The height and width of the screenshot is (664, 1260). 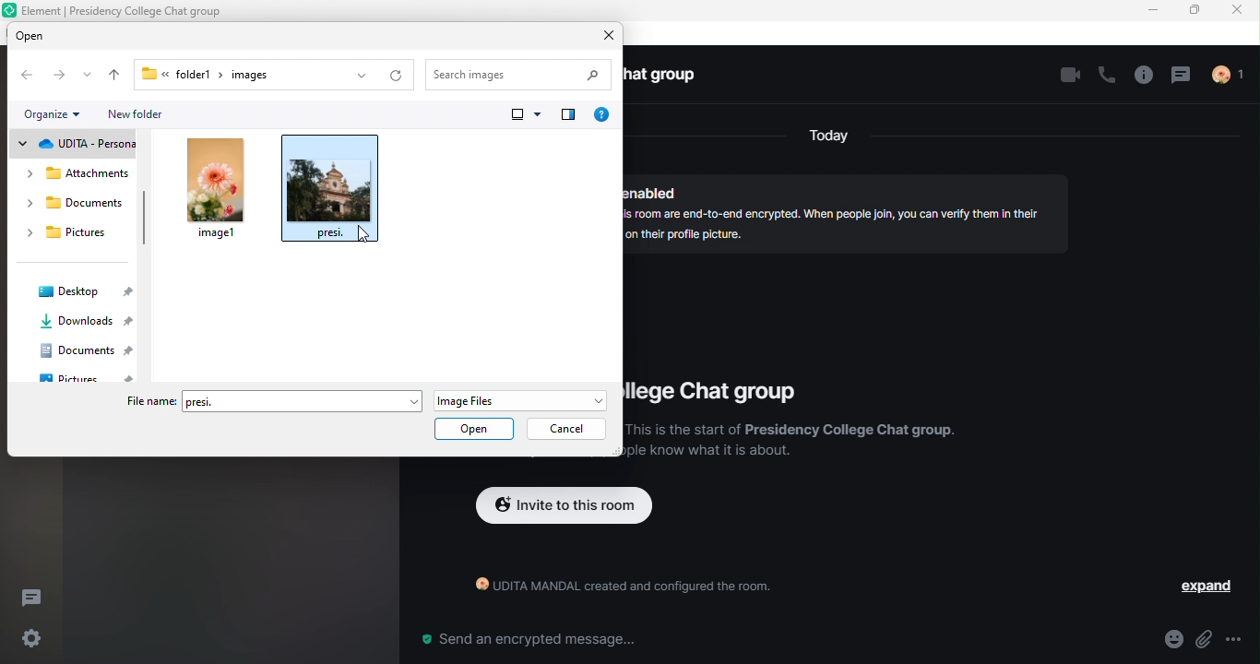 What do you see at coordinates (129, 9) in the screenshot?
I see `Element | Presidency College Chat group` at bounding box center [129, 9].